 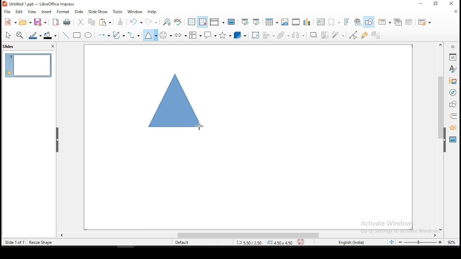 I want to click on spell check, so click(x=179, y=22).